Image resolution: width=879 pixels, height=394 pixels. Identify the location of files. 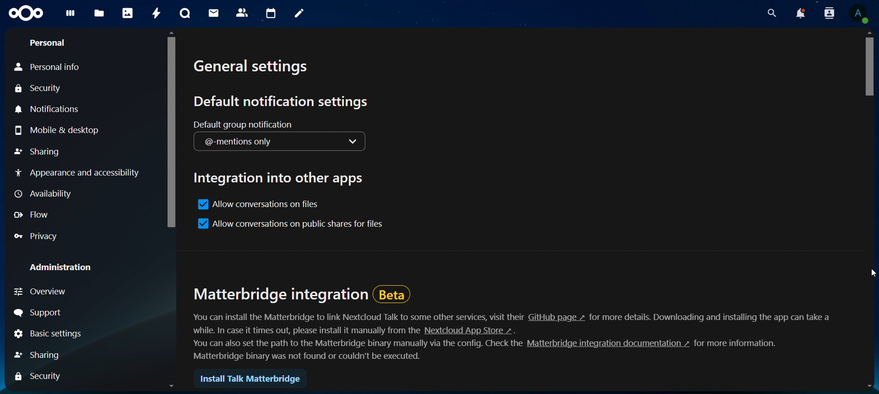
(99, 12).